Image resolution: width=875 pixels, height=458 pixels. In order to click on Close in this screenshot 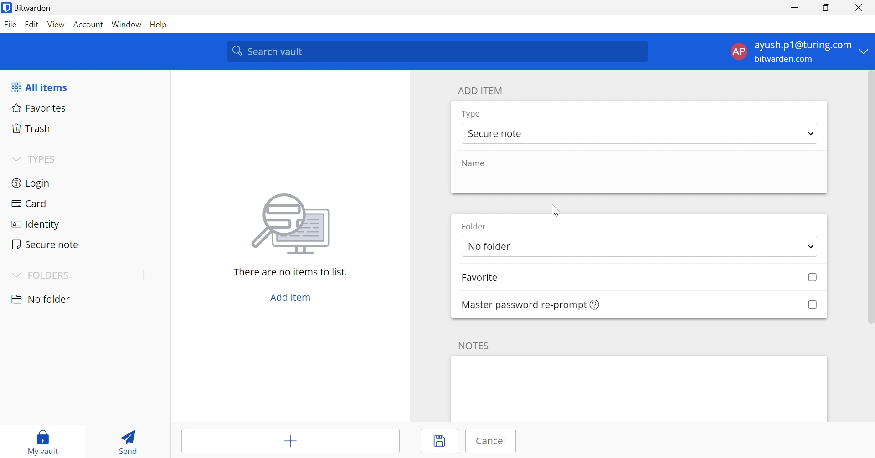, I will do `click(858, 7)`.